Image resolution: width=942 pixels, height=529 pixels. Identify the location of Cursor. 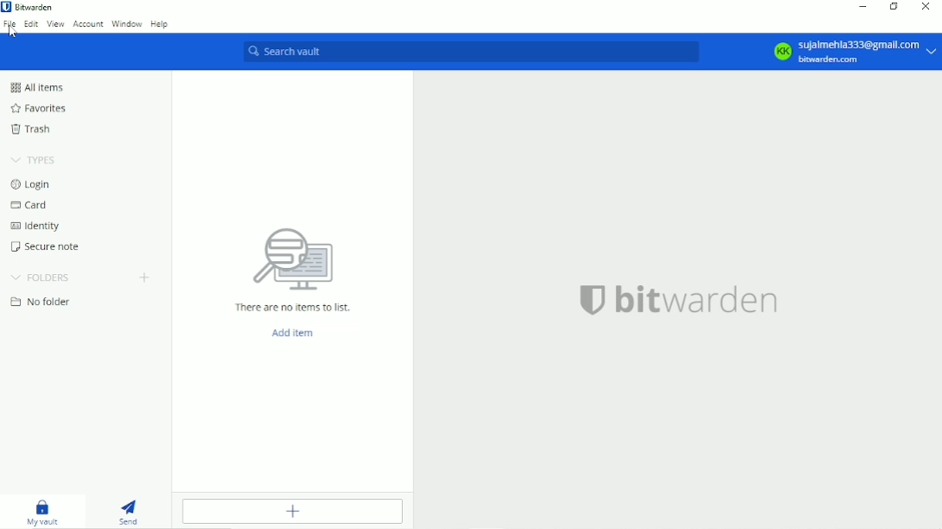
(11, 31).